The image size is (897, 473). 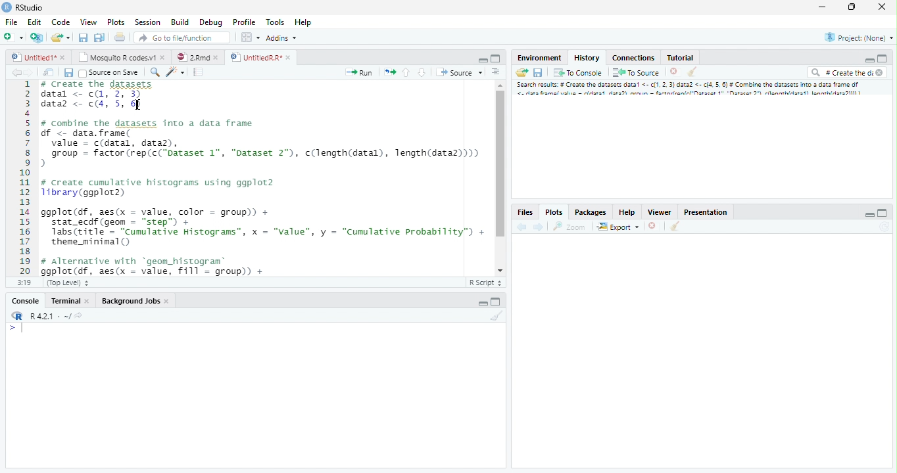 What do you see at coordinates (482, 303) in the screenshot?
I see `Minimize` at bounding box center [482, 303].